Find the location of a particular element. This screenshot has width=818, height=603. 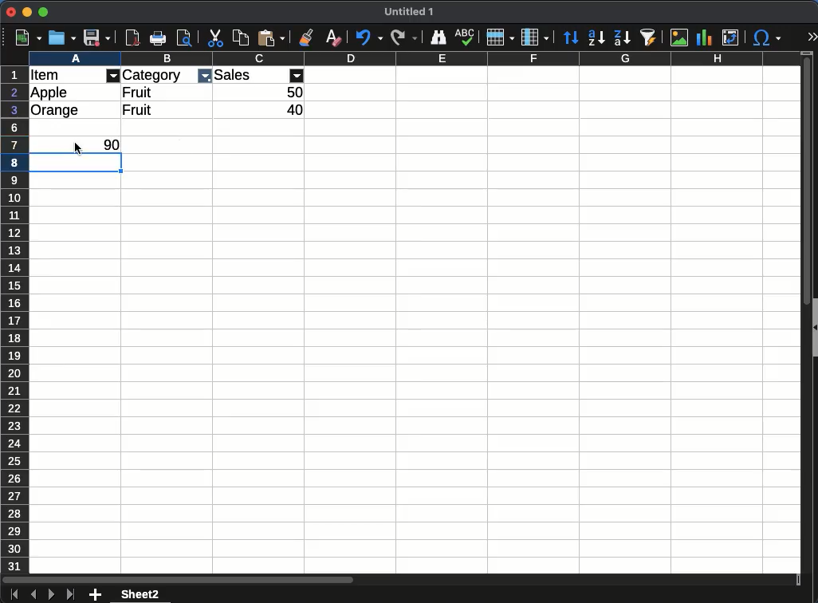

Apple is located at coordinates (50, 93).